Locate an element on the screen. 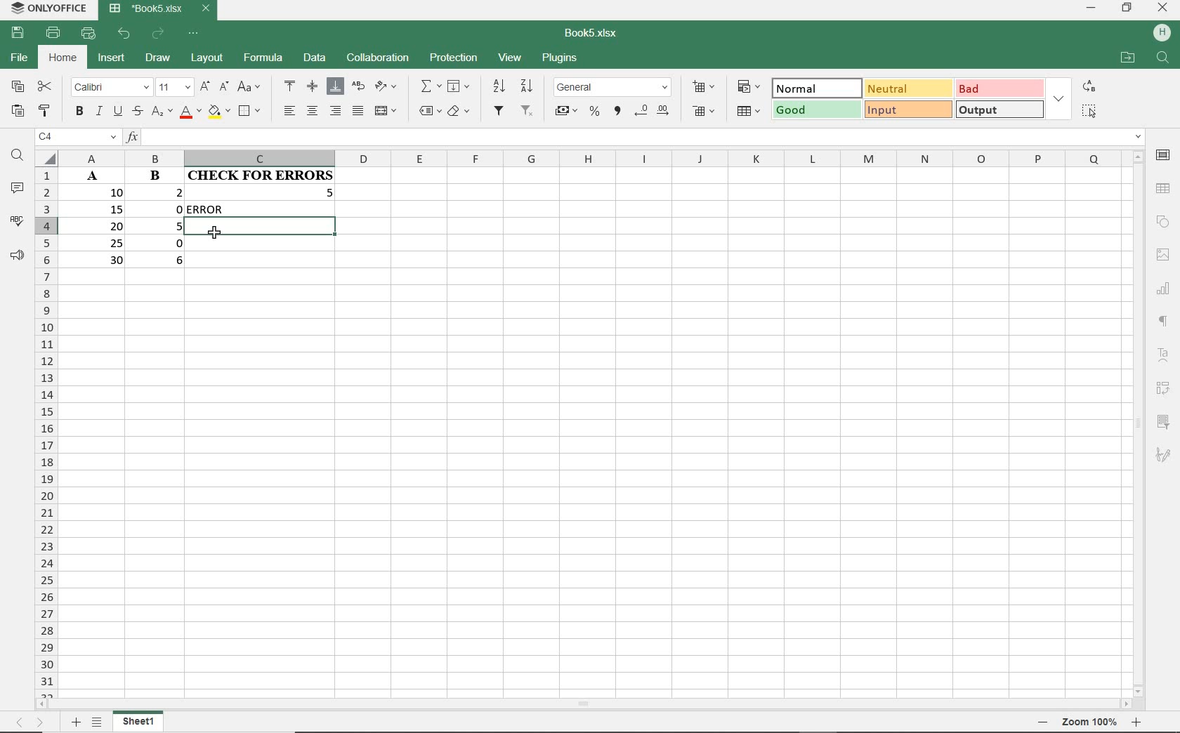  DRAW is located at coordinates (159, 60).